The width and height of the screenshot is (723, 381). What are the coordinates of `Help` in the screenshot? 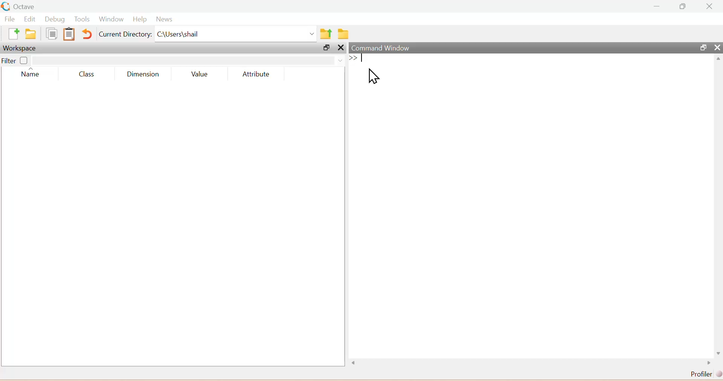 It's located at (139, 20).